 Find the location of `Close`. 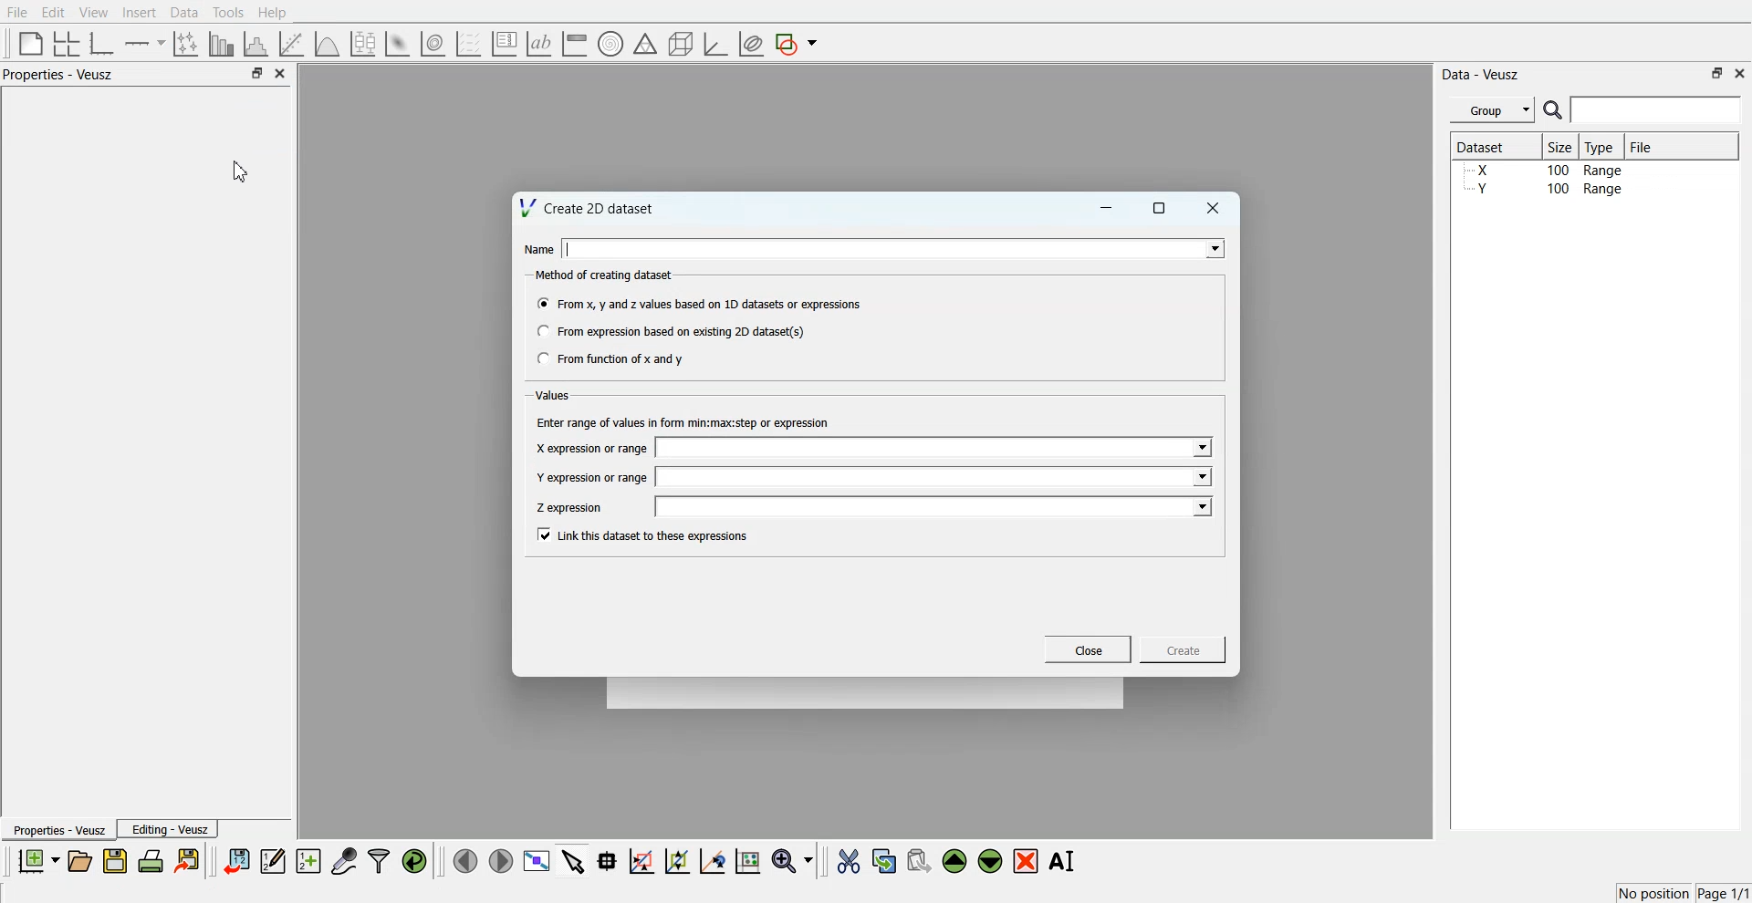

Close is located at coordinates (281, 73).